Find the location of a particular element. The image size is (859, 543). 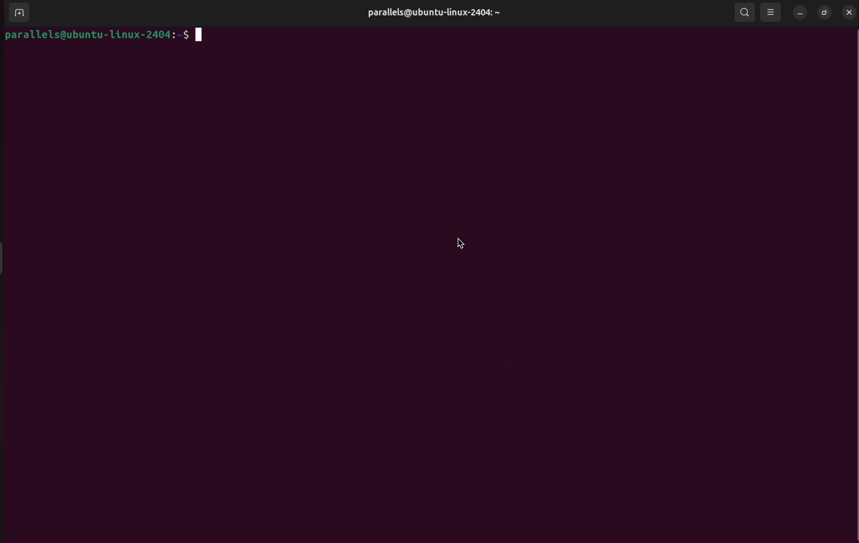

Scroll Bar is located at coordinates (851, 277).